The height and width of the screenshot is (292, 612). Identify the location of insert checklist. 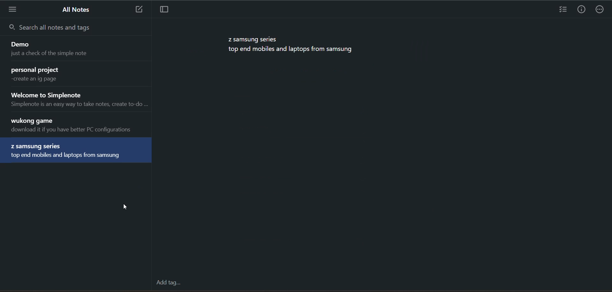
(562, 10).